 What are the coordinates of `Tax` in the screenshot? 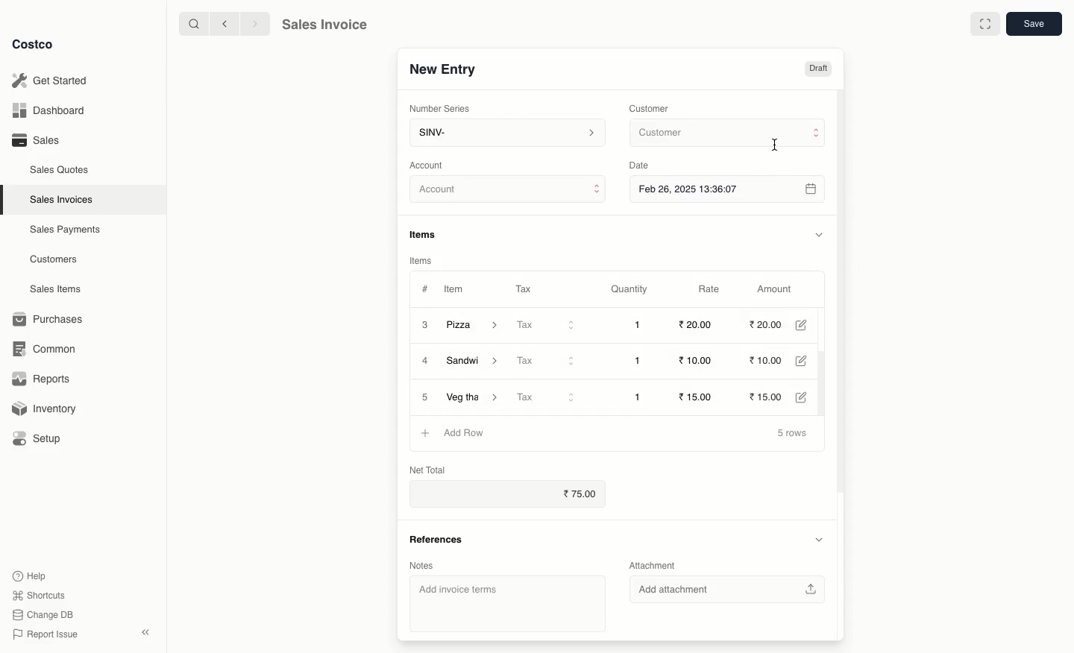 It's located at (547, 360).